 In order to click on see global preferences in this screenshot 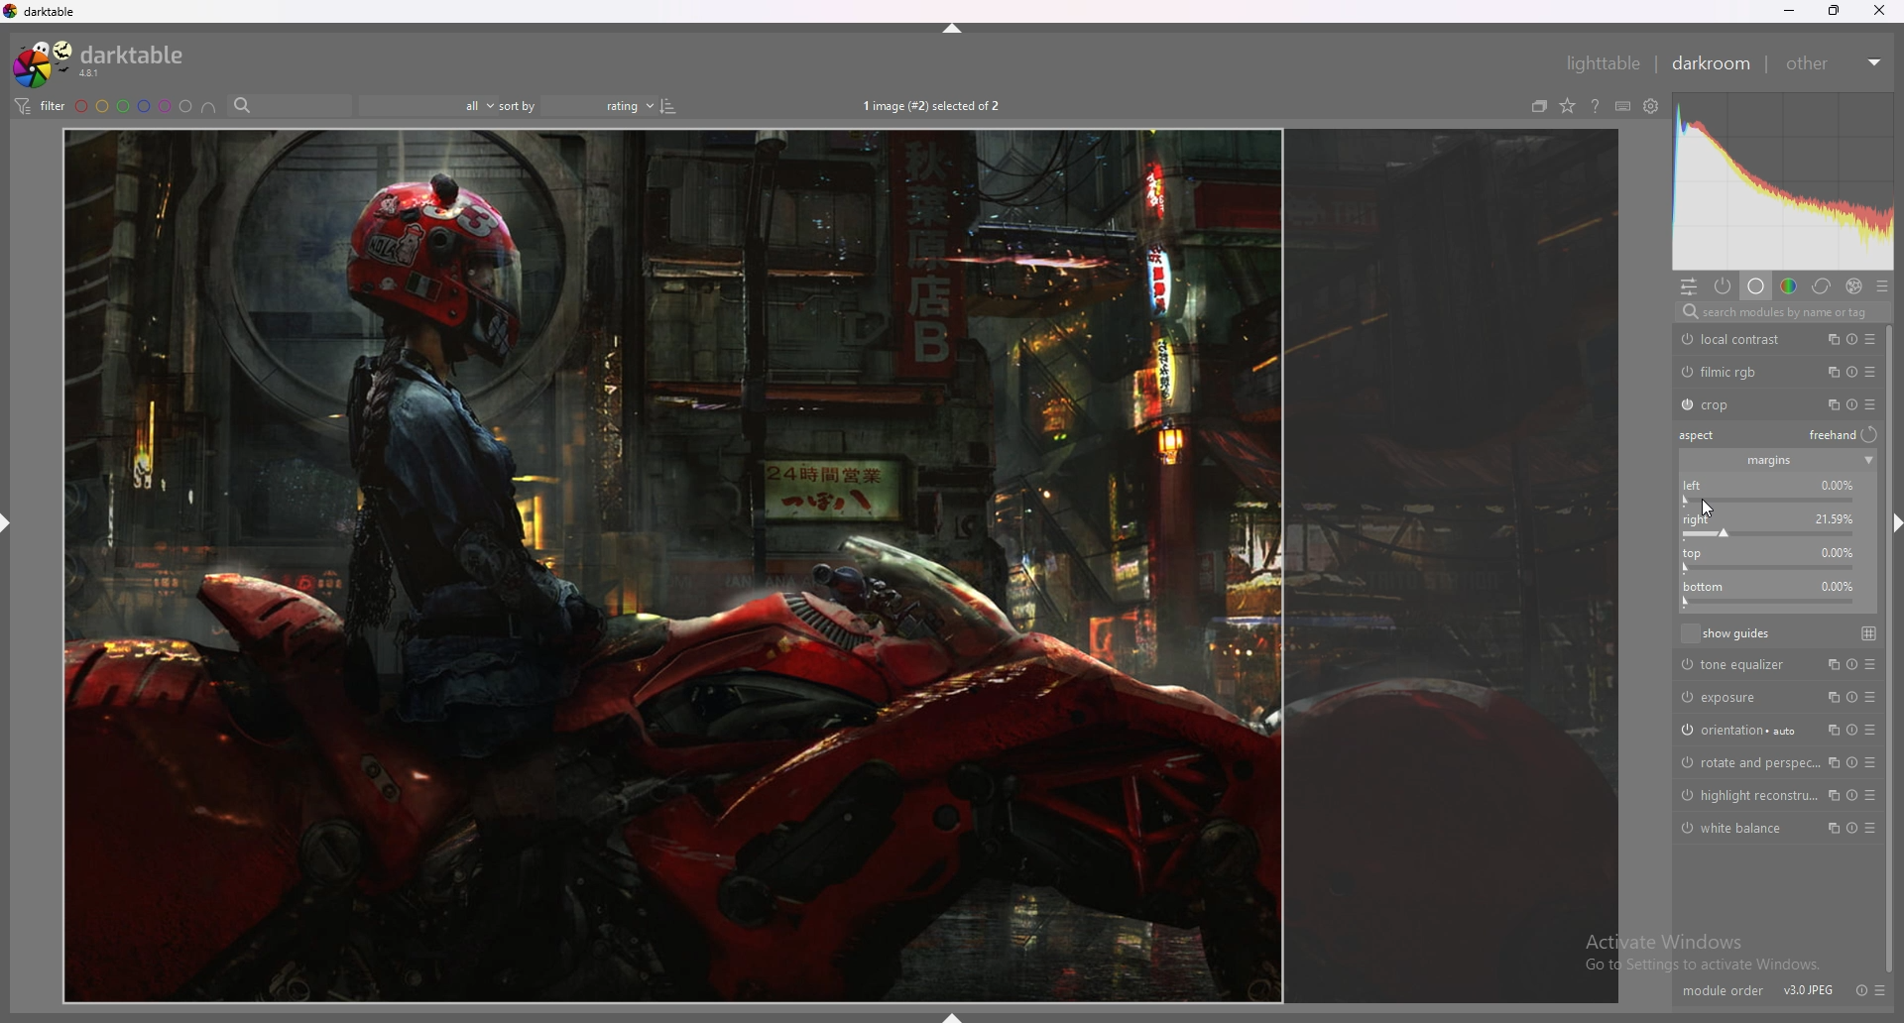, I will do `click(1653, 106)`.